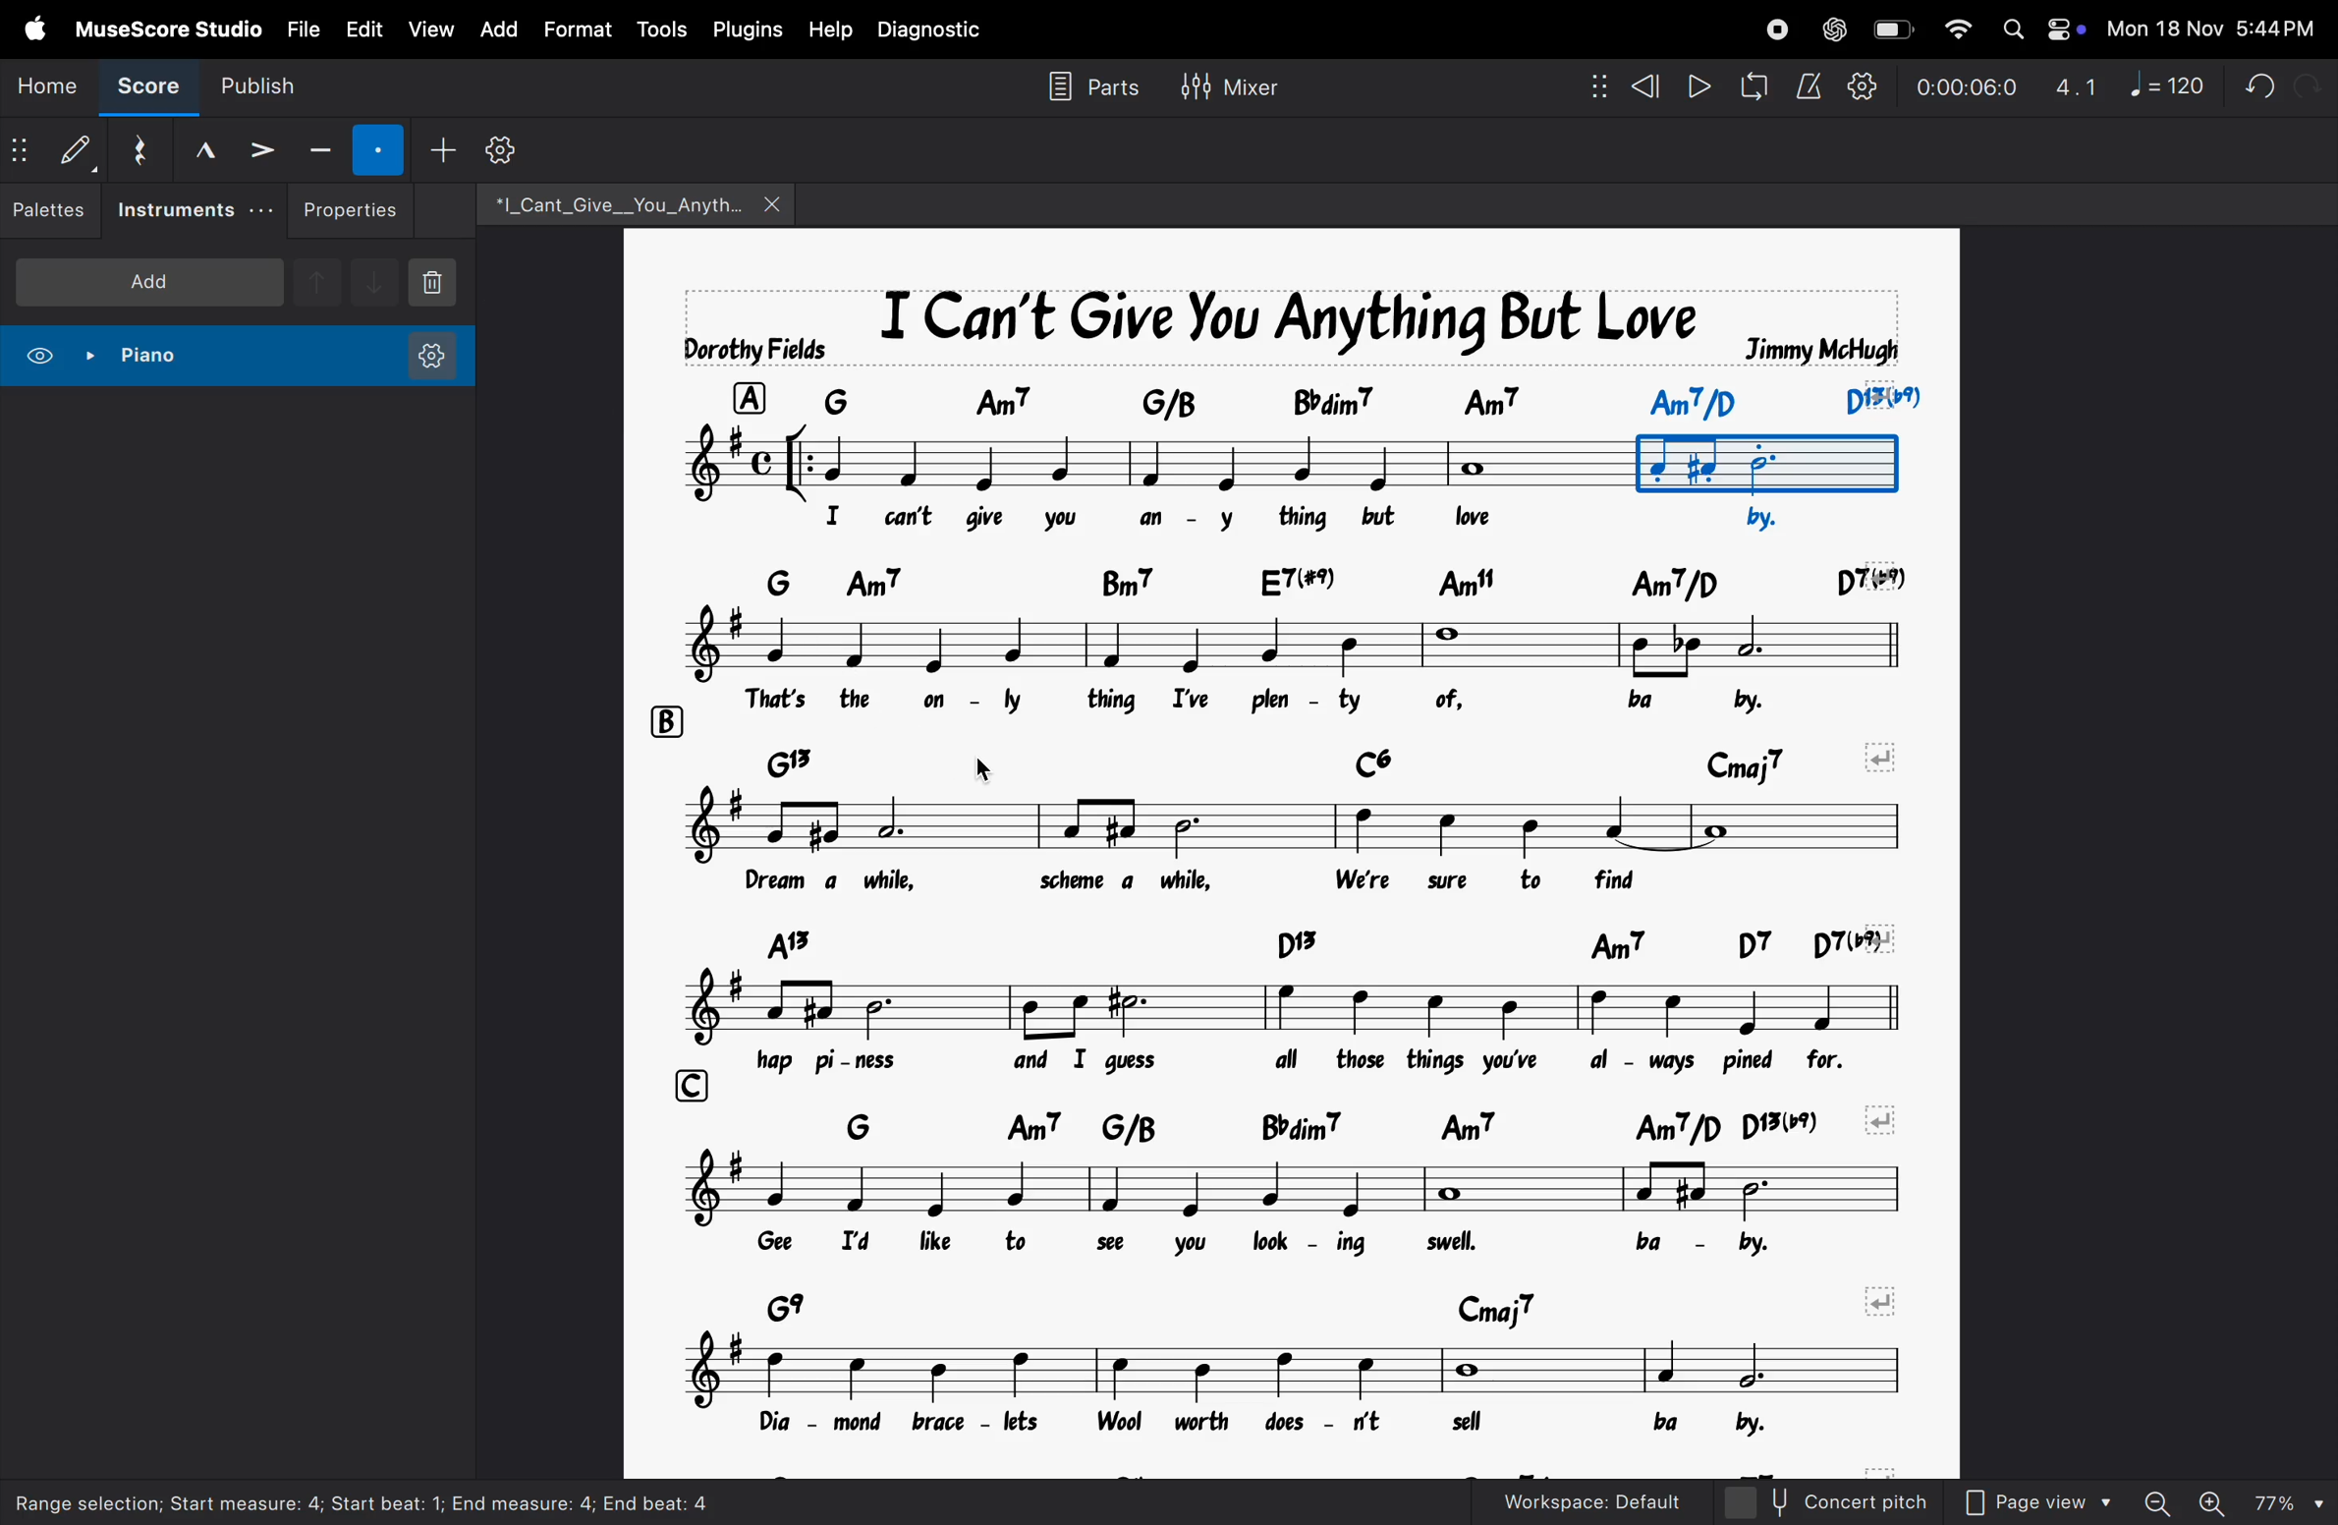 Image resolution: width=2338 pixels, height=1525 pixels. Describe the element at coordinates (685, 1085) in the screenshot. I see `row` at that location.